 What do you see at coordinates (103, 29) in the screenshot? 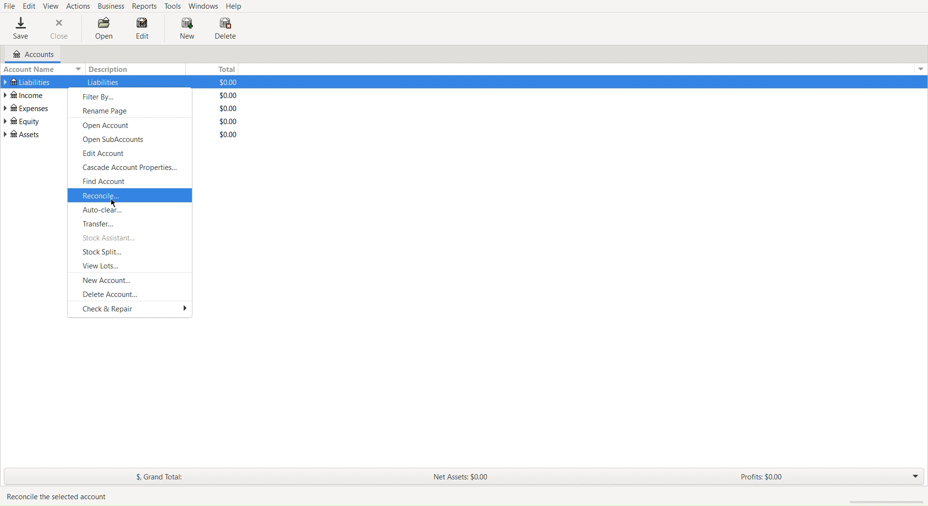
I see `Open` at bounding box center [103, 29].